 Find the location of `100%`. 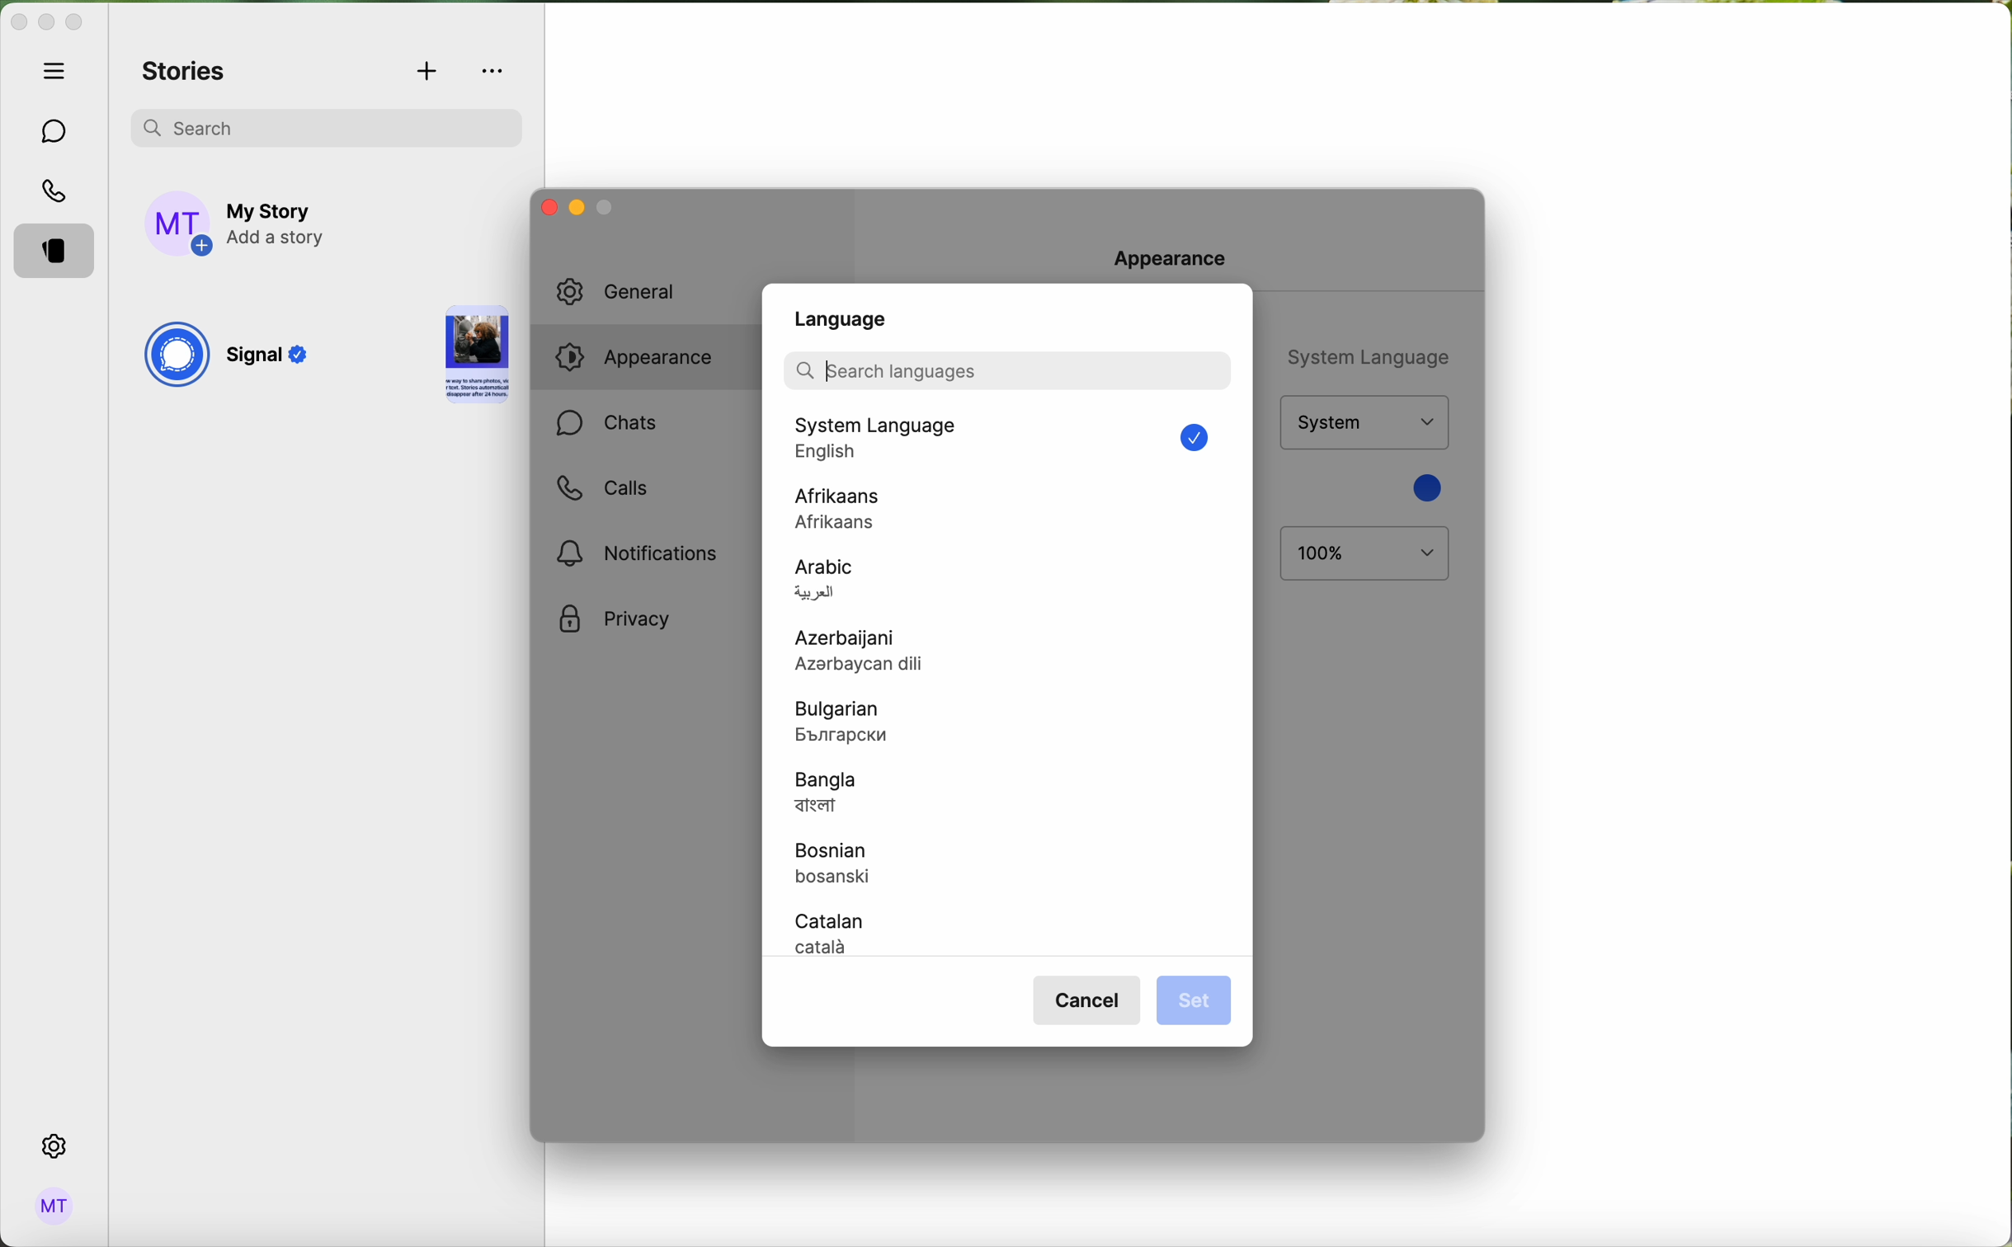

100% is located at coordinates (1365, 554).